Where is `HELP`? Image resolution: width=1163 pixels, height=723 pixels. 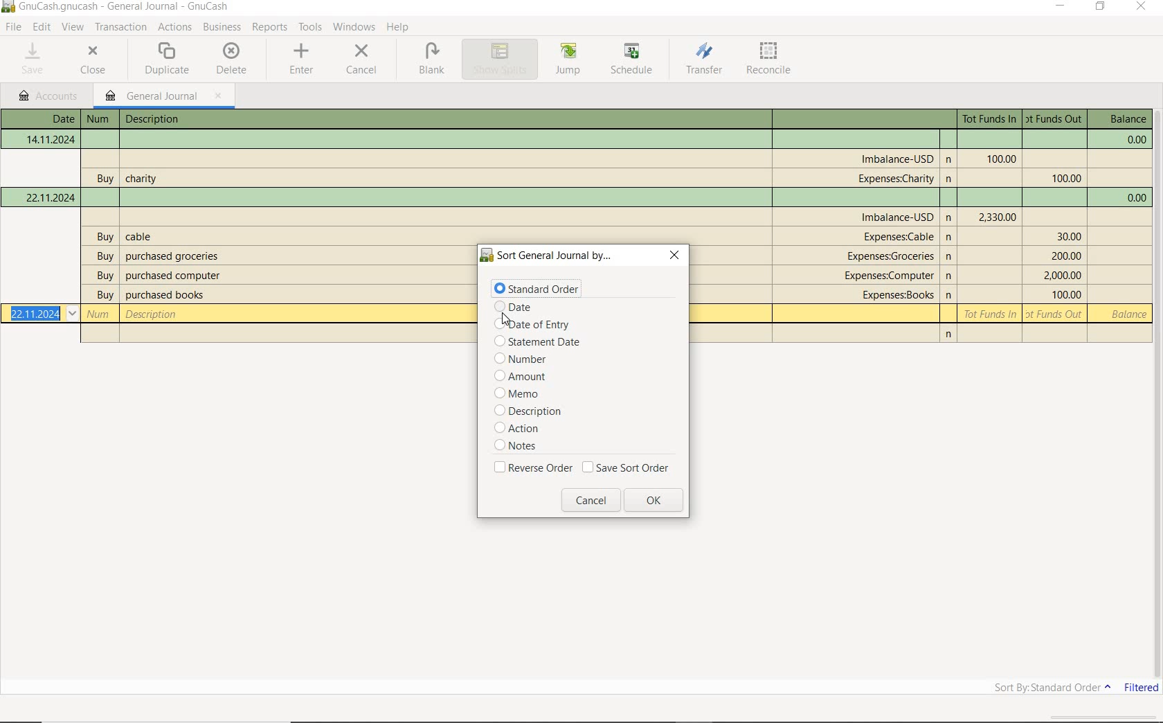 HELP is located at coordinates (401, 27).